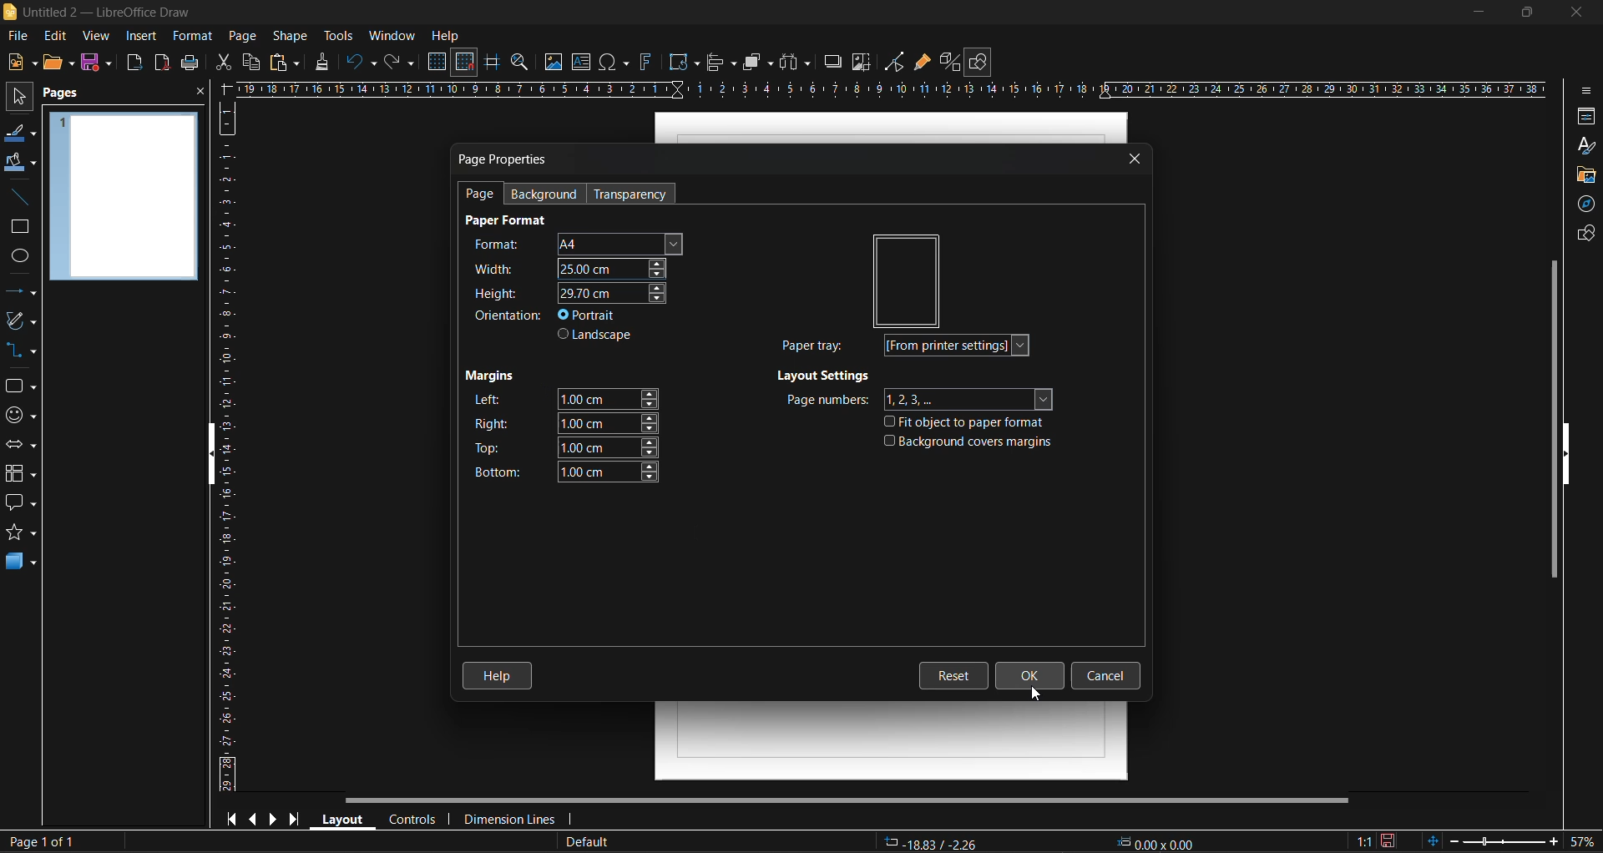  I want to click on page, so click(482, 195).